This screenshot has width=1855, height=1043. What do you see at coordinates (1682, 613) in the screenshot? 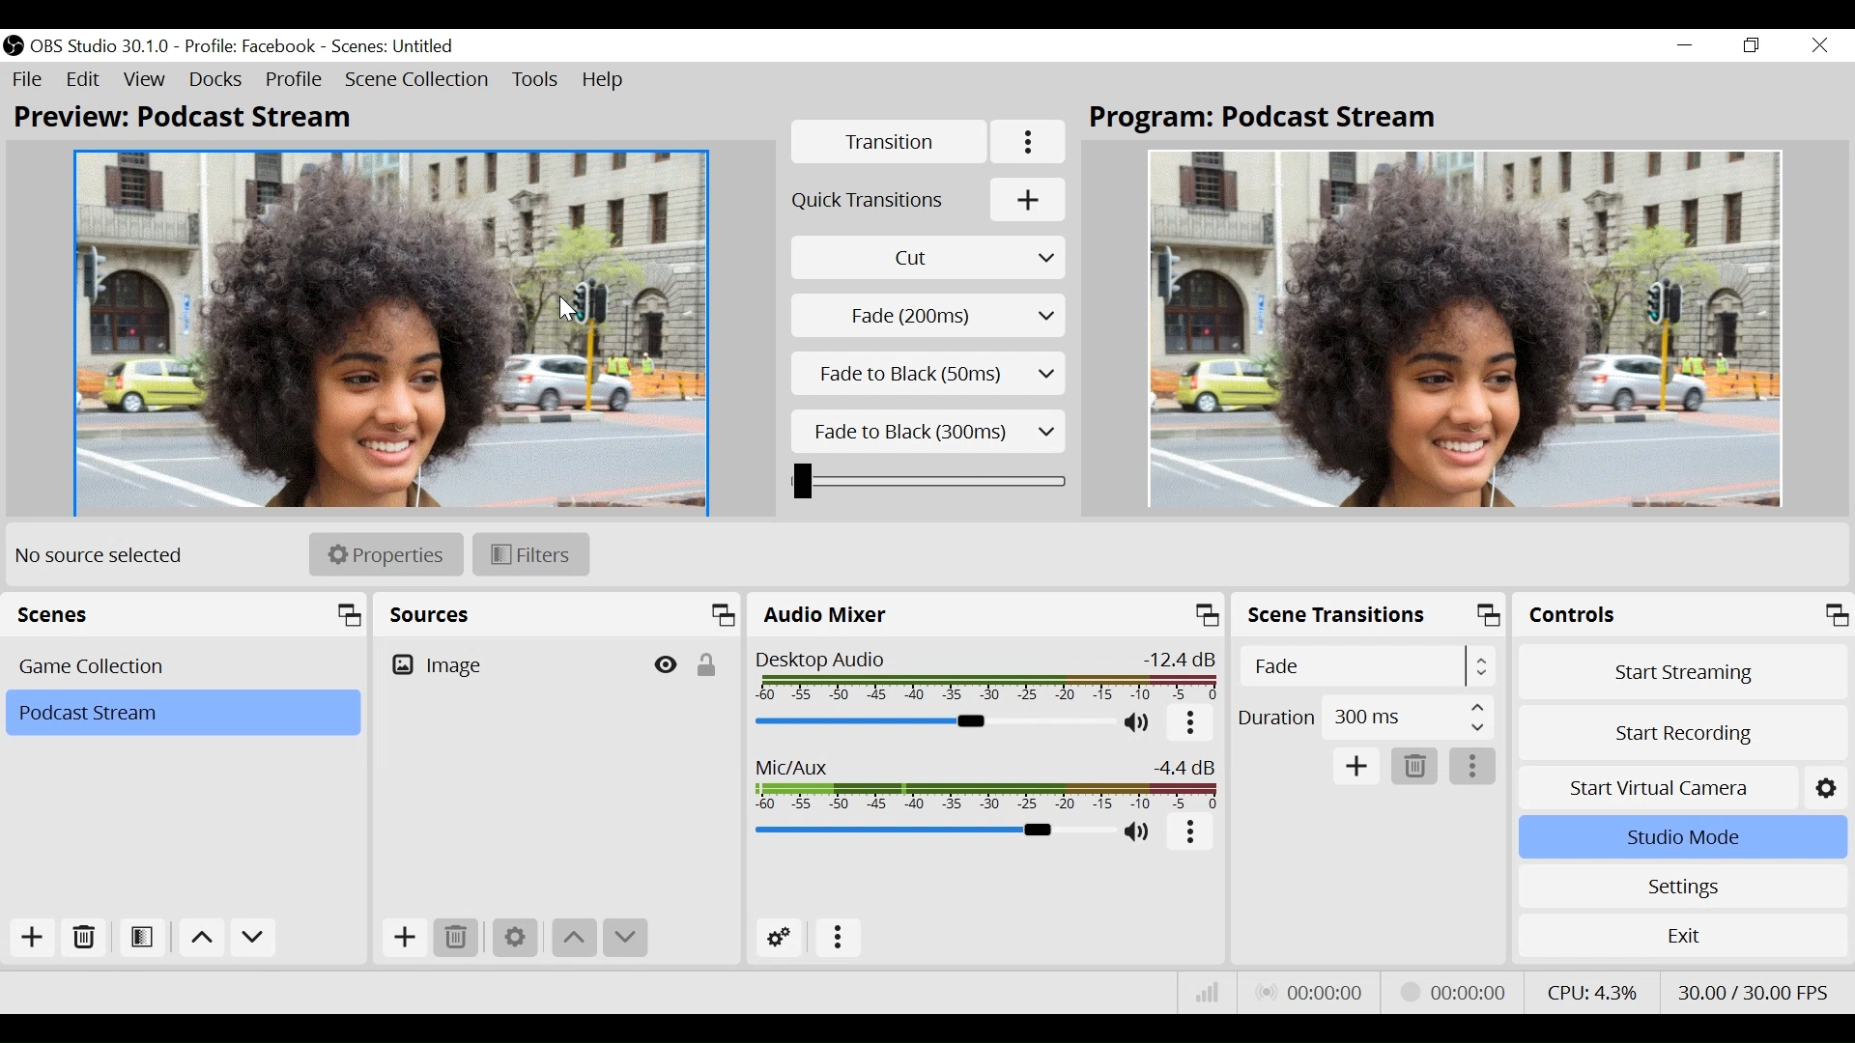
I see `Controls` at bounding box center [1682, 613].